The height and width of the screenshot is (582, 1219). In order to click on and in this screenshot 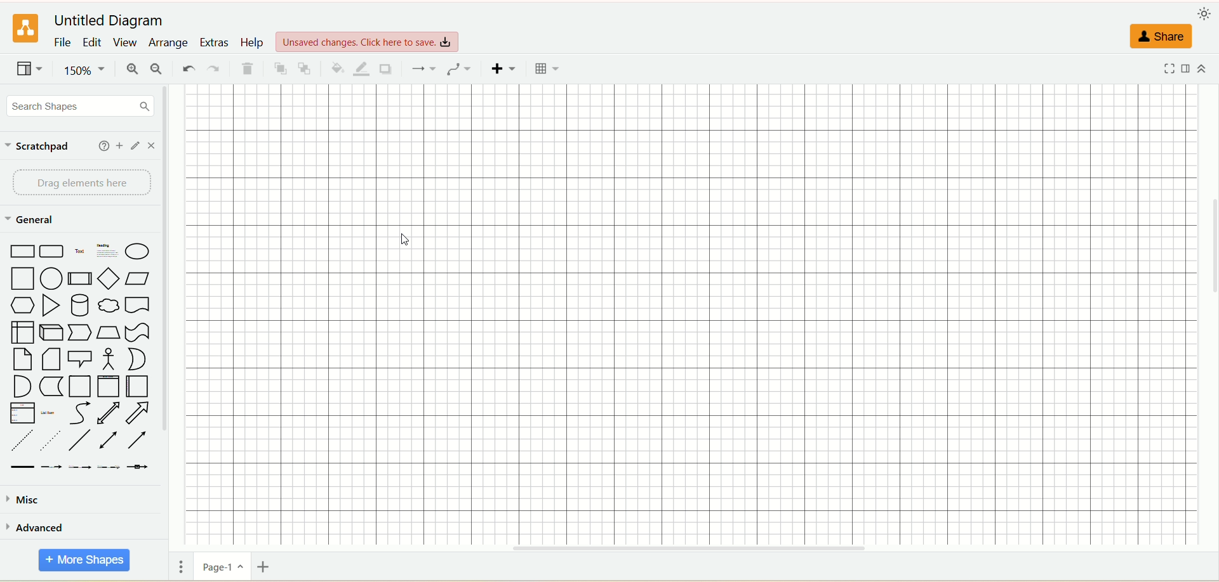, I will do `click(22, 385)`.